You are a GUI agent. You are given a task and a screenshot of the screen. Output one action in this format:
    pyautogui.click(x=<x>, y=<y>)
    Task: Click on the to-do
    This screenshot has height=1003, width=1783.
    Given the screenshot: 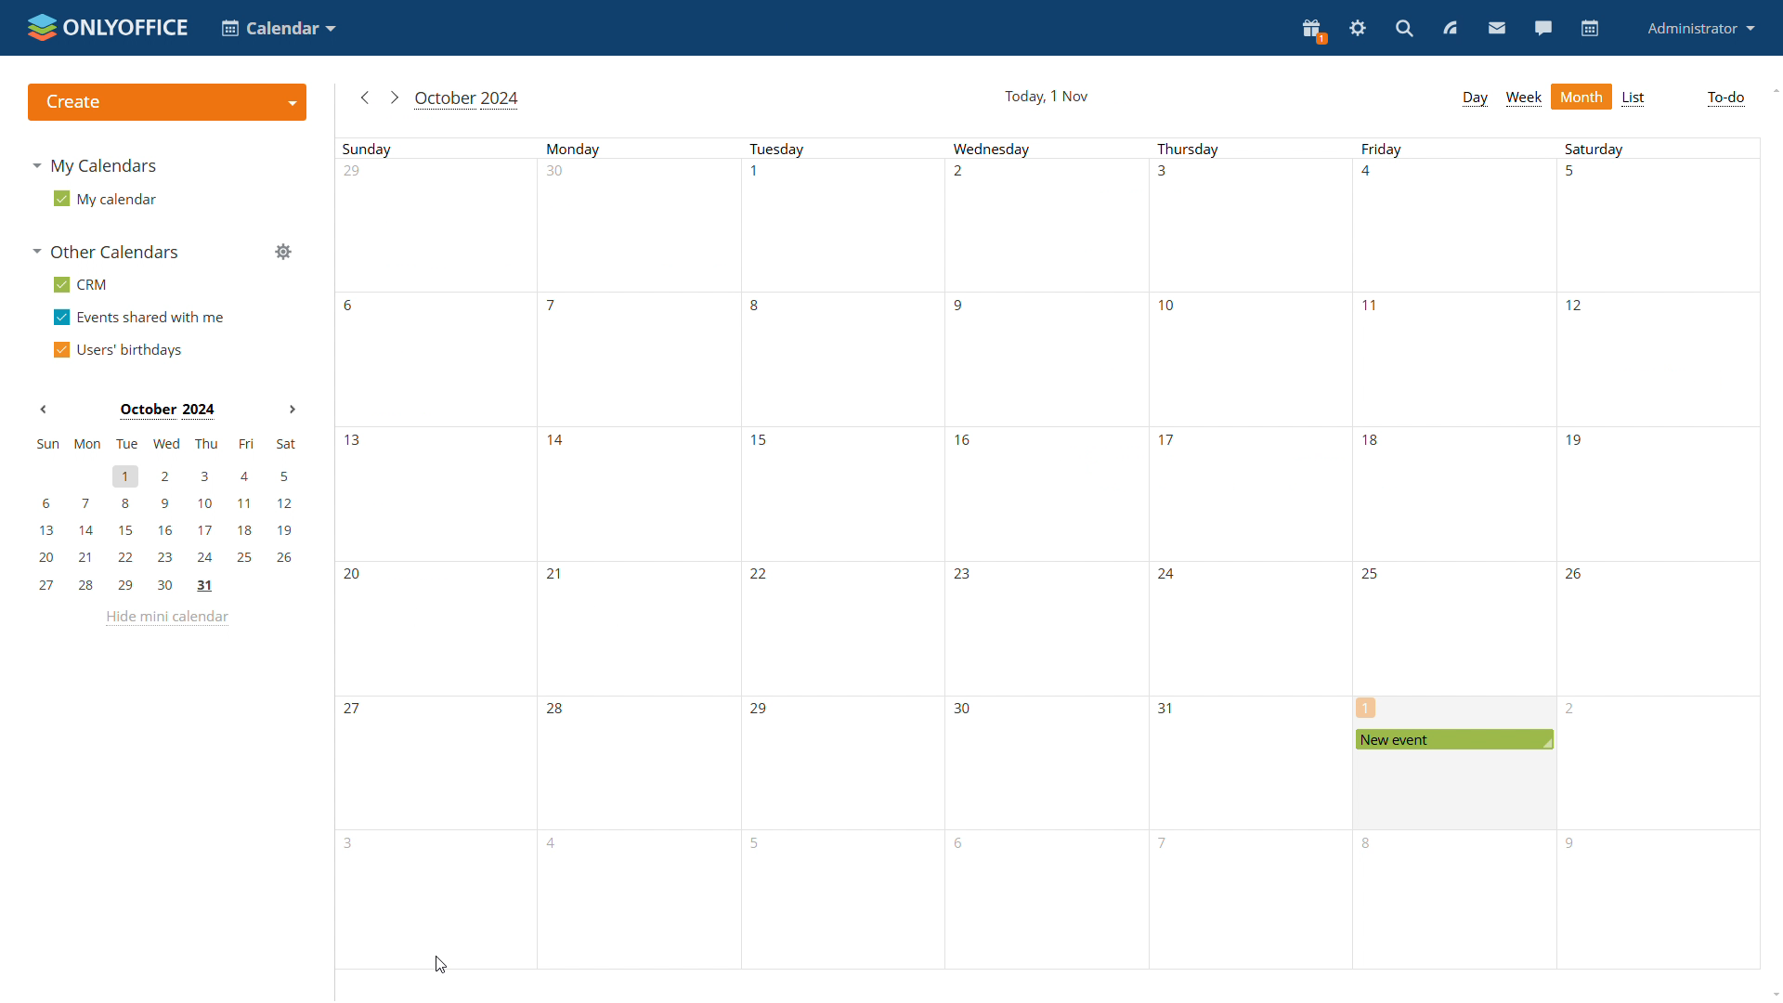 What is the action you would take?
    pyautogui.click(x=1724, y=99)
    